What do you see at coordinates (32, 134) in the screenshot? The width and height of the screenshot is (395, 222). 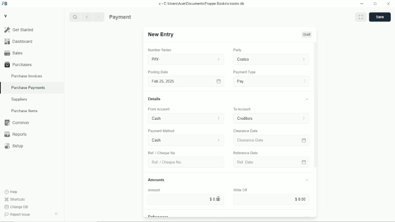 I see `Reports` at bounding box center [32, 134].